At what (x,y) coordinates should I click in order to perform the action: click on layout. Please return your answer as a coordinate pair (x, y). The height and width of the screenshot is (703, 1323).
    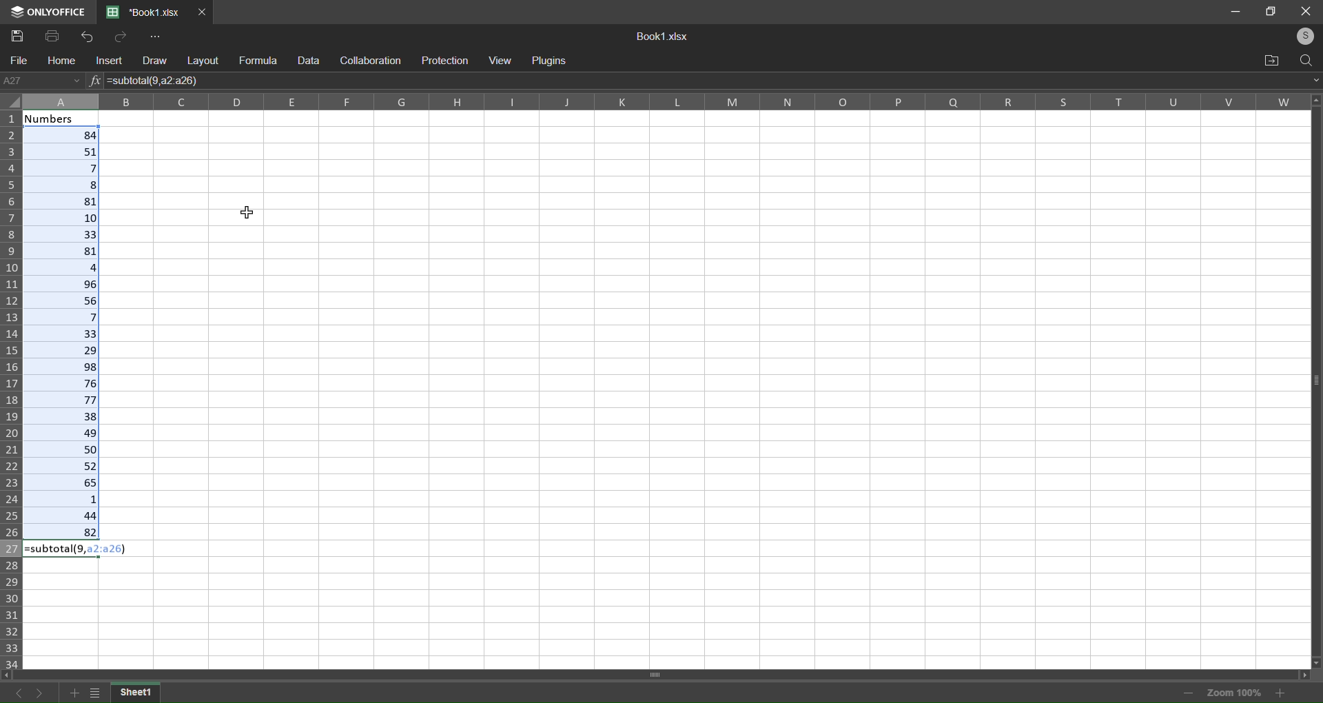
    Looking at the image, I should click on (203, 61).